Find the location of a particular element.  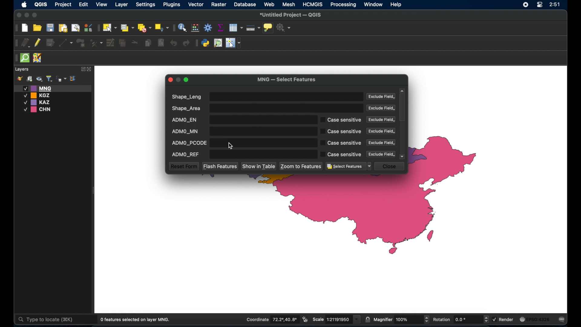

filter legend by expression is located at coordinates (61, 78).